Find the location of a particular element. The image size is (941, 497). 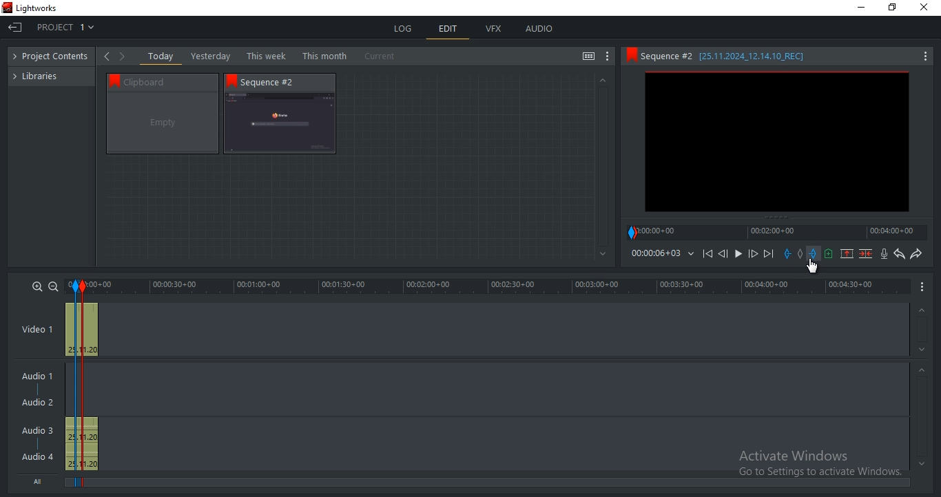

Nudge one frame back is located at coordinates (725, 255).